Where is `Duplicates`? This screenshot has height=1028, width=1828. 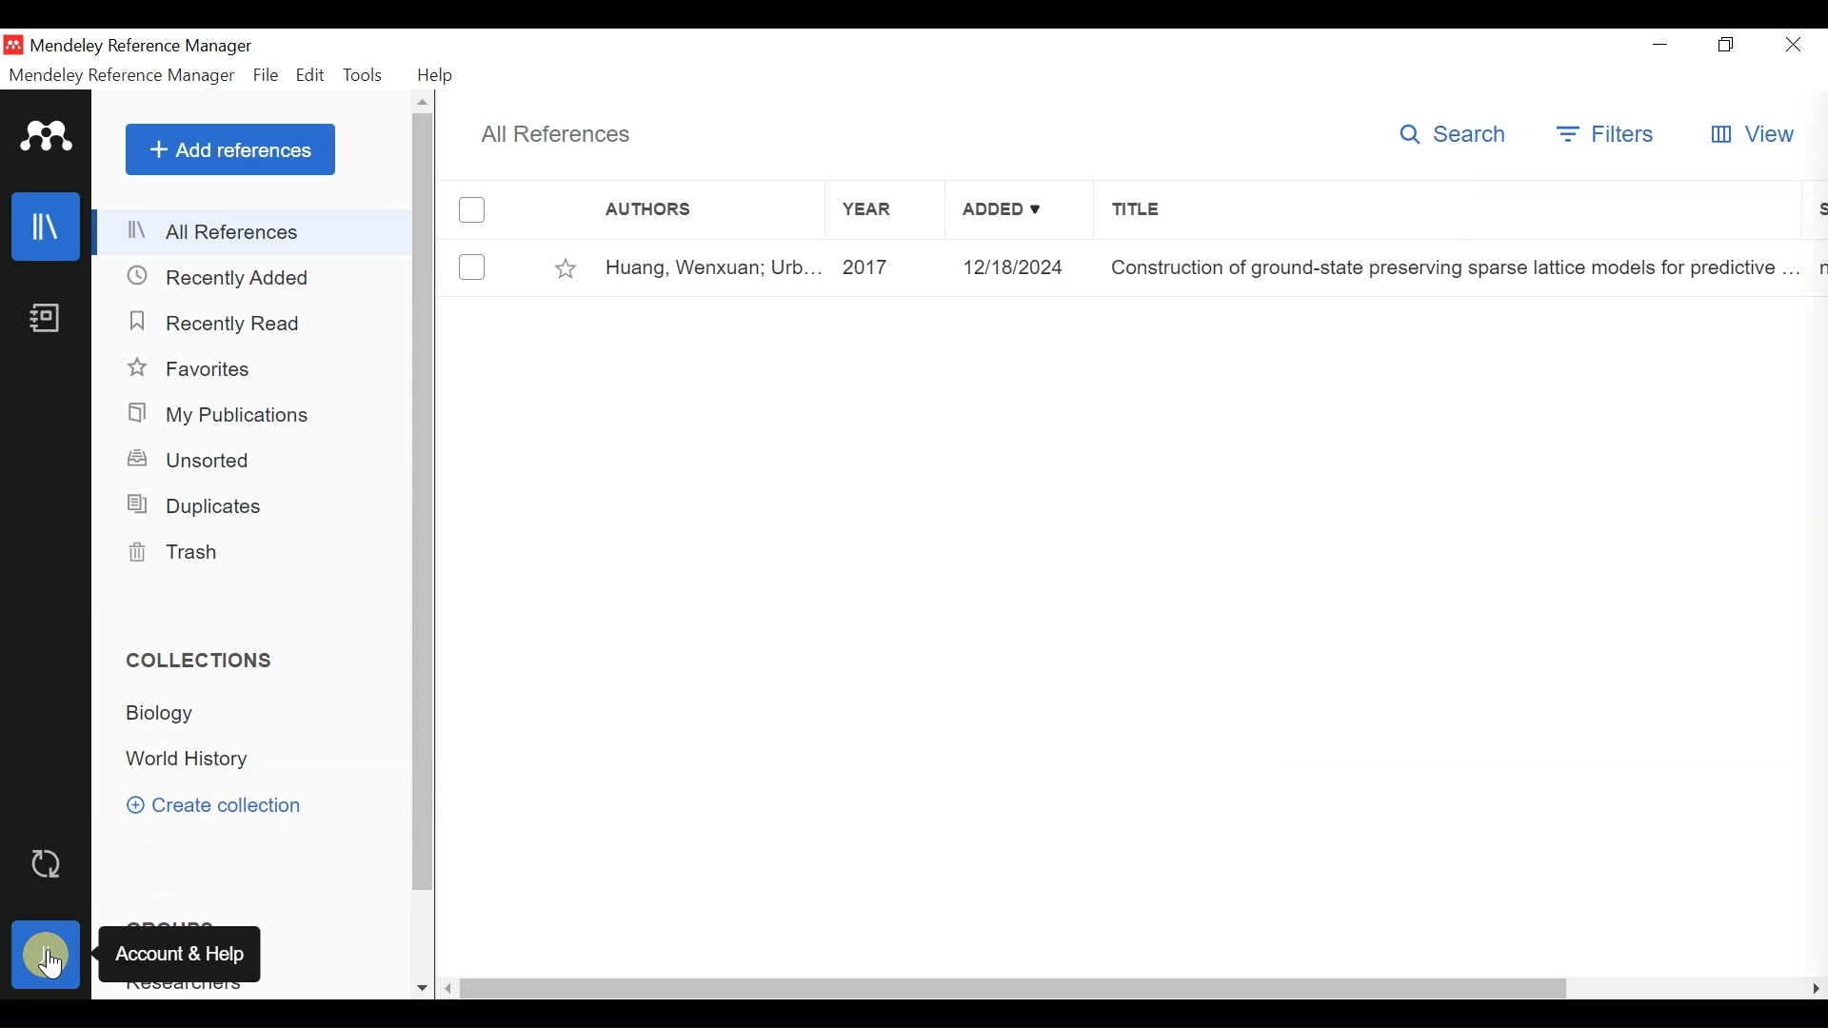 Duplicates is located at coordinates (197, 506).